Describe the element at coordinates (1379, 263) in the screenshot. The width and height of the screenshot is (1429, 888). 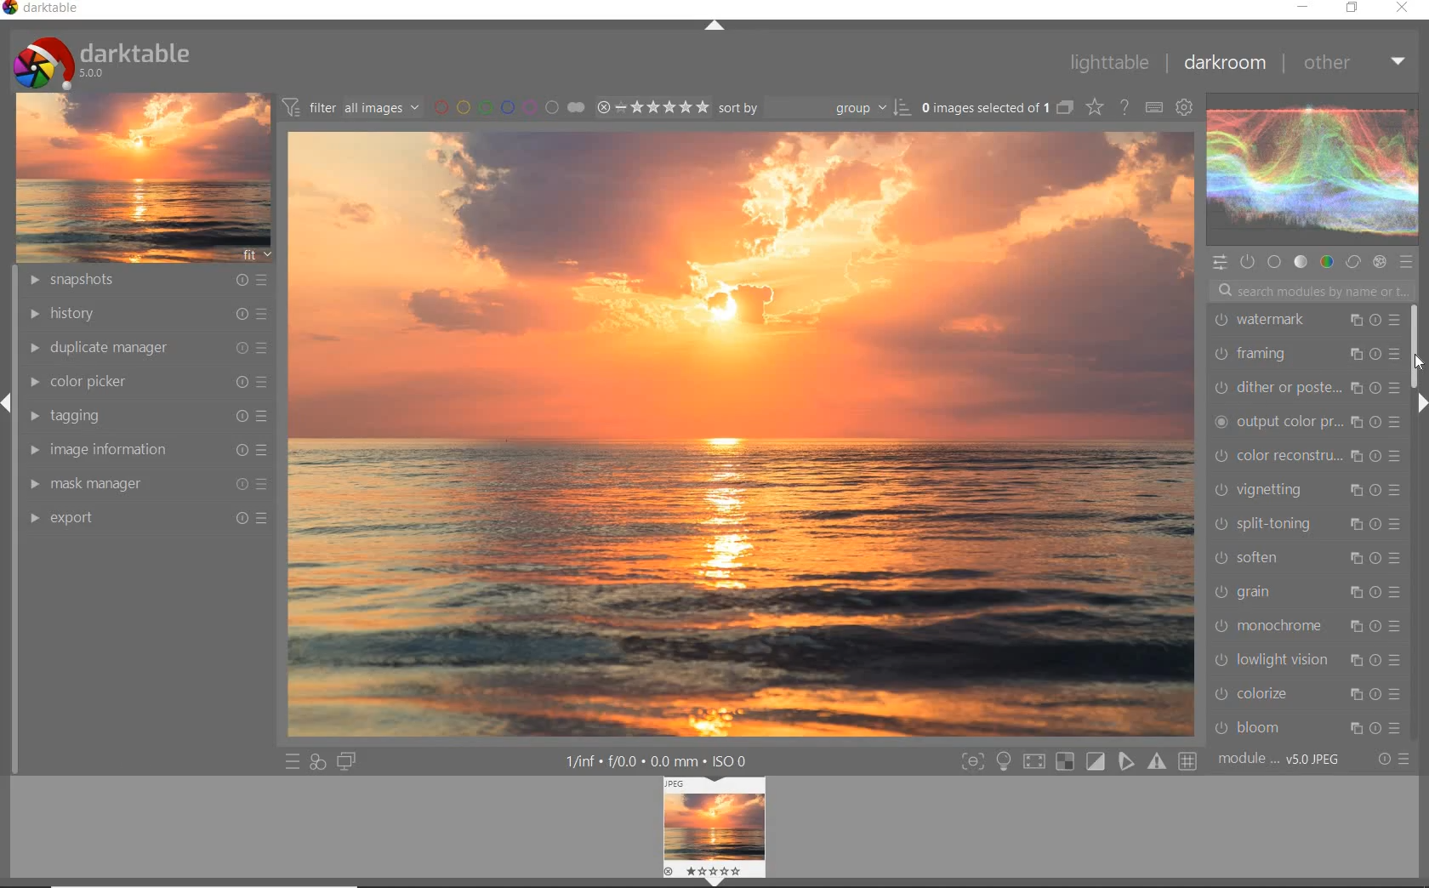
I see `EFFECT` at that location.